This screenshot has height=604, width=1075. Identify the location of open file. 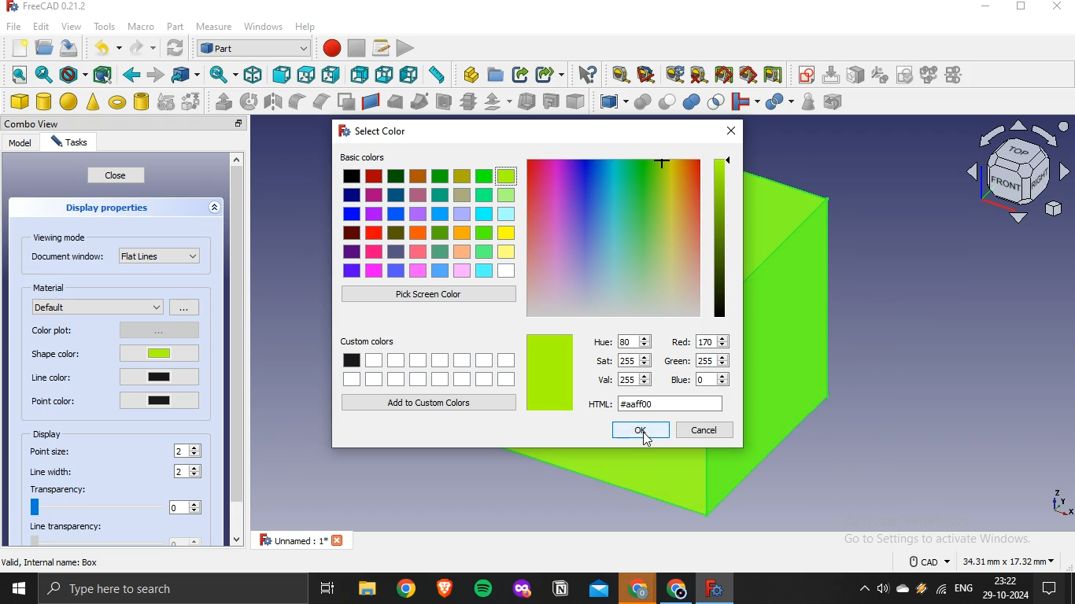
(42, 46).